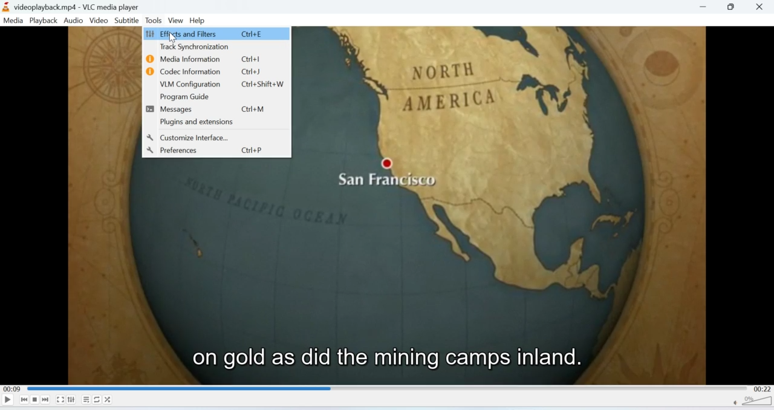  Describe the element at coordinates (71, 399) in the screenshot. I see `Extended settings` at that location.